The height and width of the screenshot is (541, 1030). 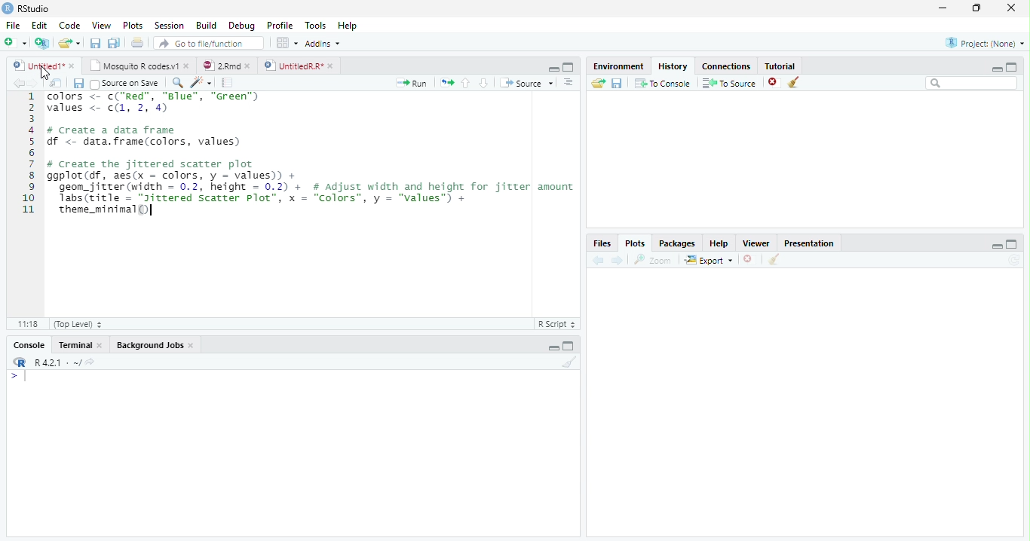 What do you see at coordinates (526, 83) in the screenshot?
I see `Source` at bounding box center [526, 83].